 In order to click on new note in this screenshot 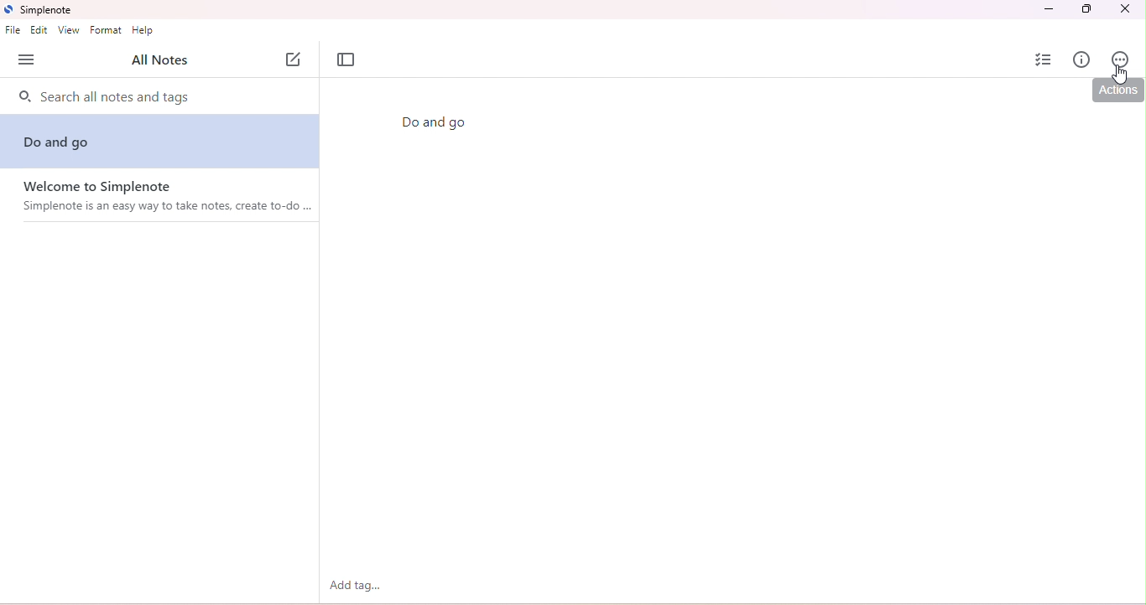, I will do `click(295, 59)`.